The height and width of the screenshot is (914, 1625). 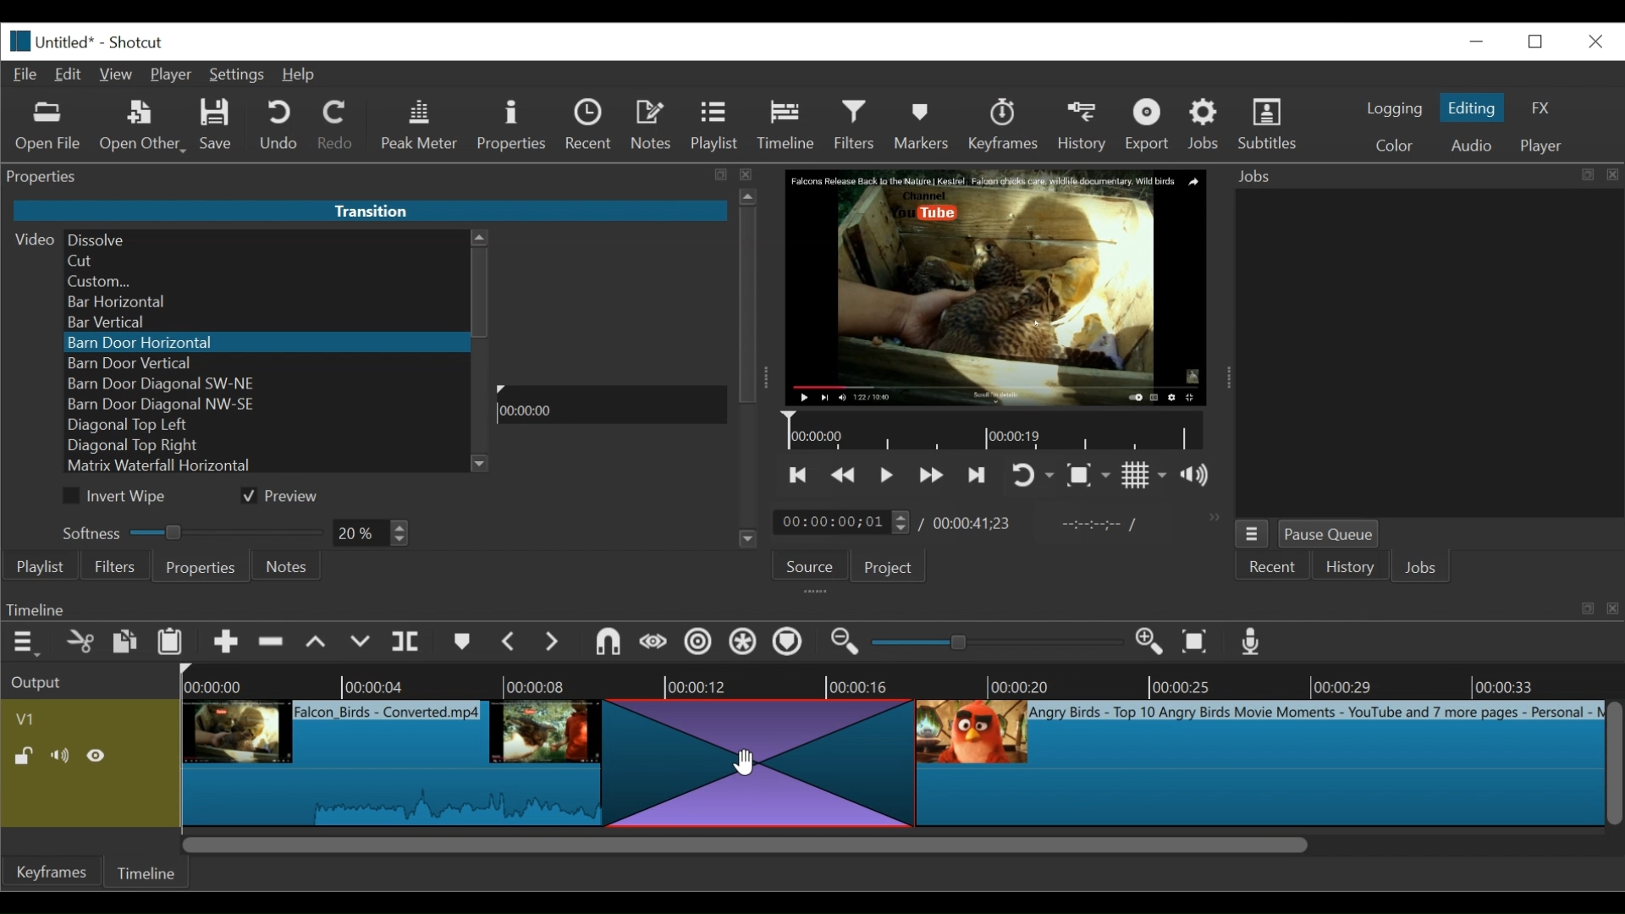 What do you see at coordinates (266, 364) in the screenshot?
I see `Barn Door Vertical` at bounding box center [266, 364].